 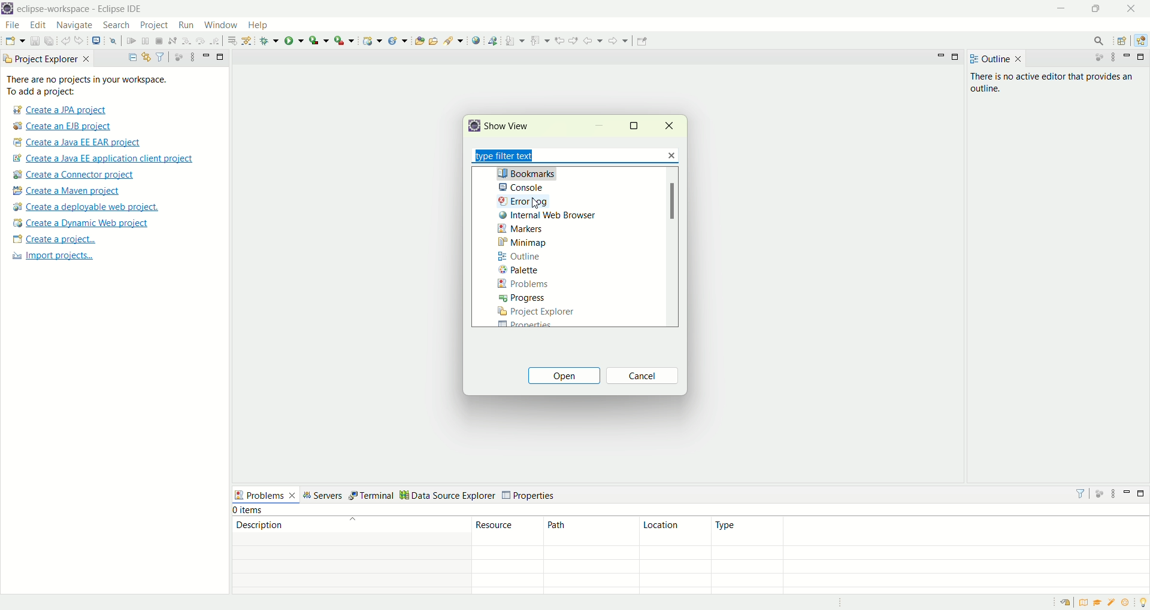 What do you see at coordinates (1141, 495) in the screenshot?
I see `maximize` at bounding box center [1141, 495].